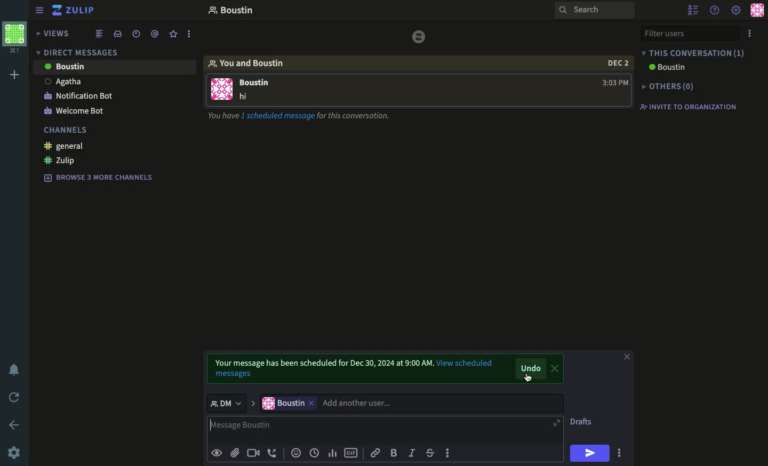 This screenshot has width=768, height=466. Describe the element at coordinates (669, 67) in the screenshot. I see `Boustin` at that location.